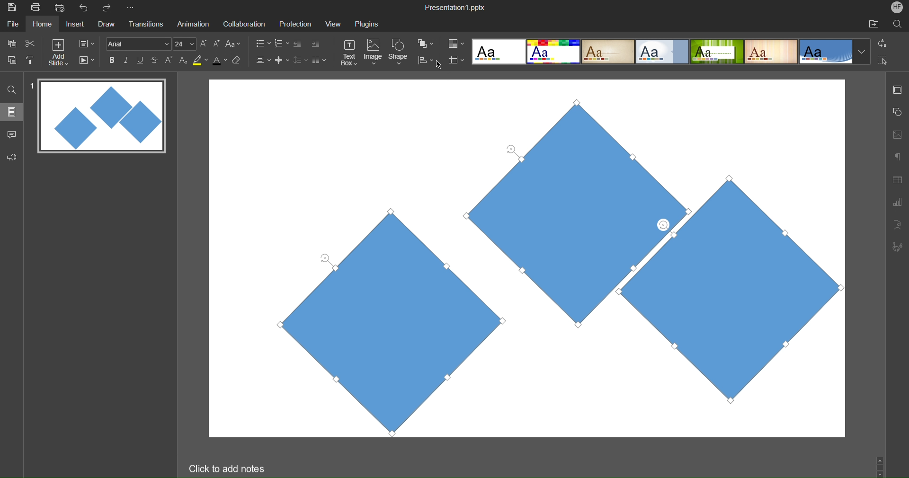 The width and height of the screenshot is (909, 478). What do you see at coordinates (898, 223) in the screenshot?
I see `Text Art` at bounding box center [898, 223].